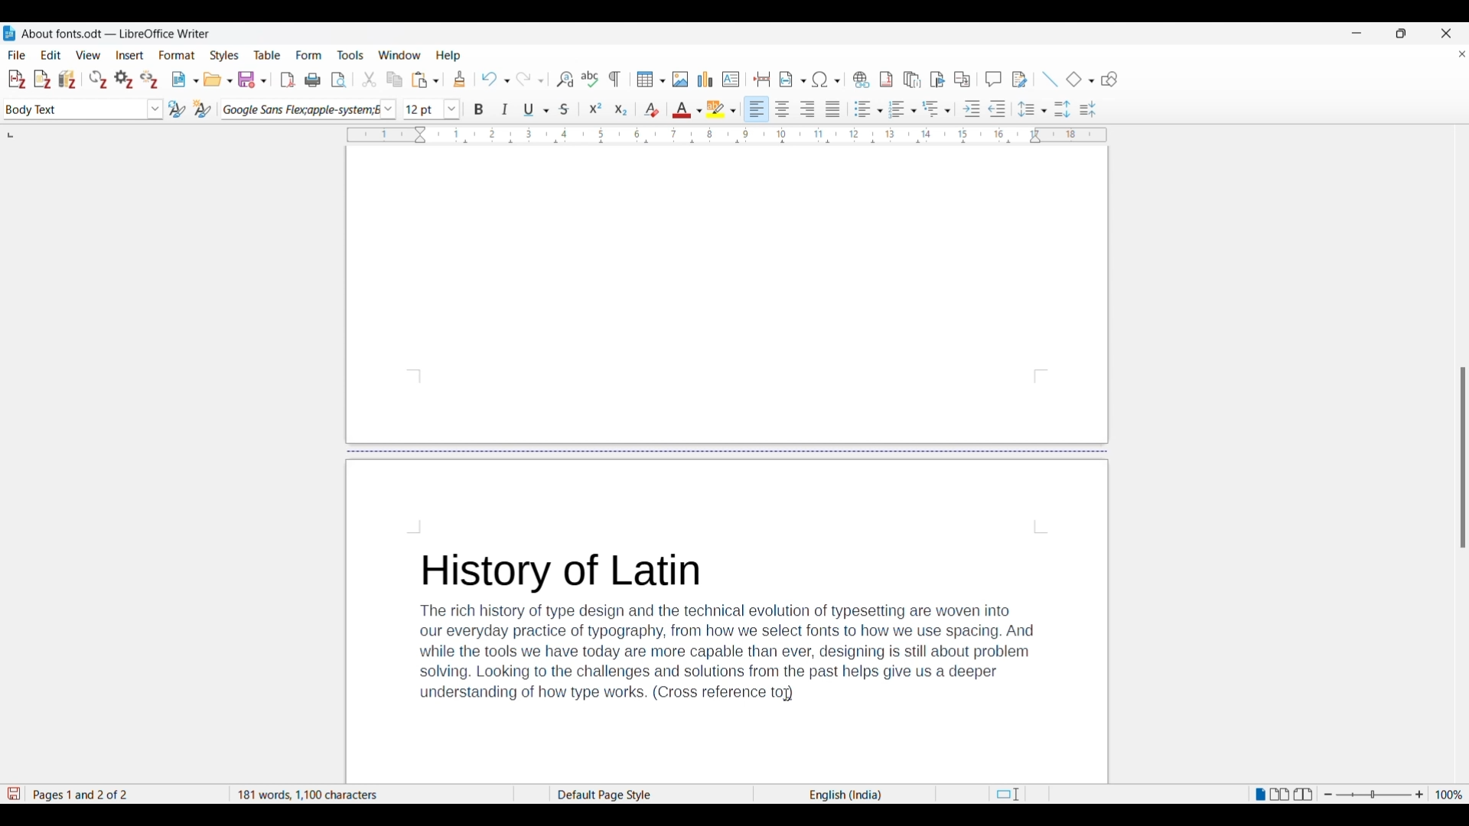 The width and height of the screenshot is (1469, 826). Describe the element at coordinates (1446, 34) in the screenshot. I see `Close software` at that location.